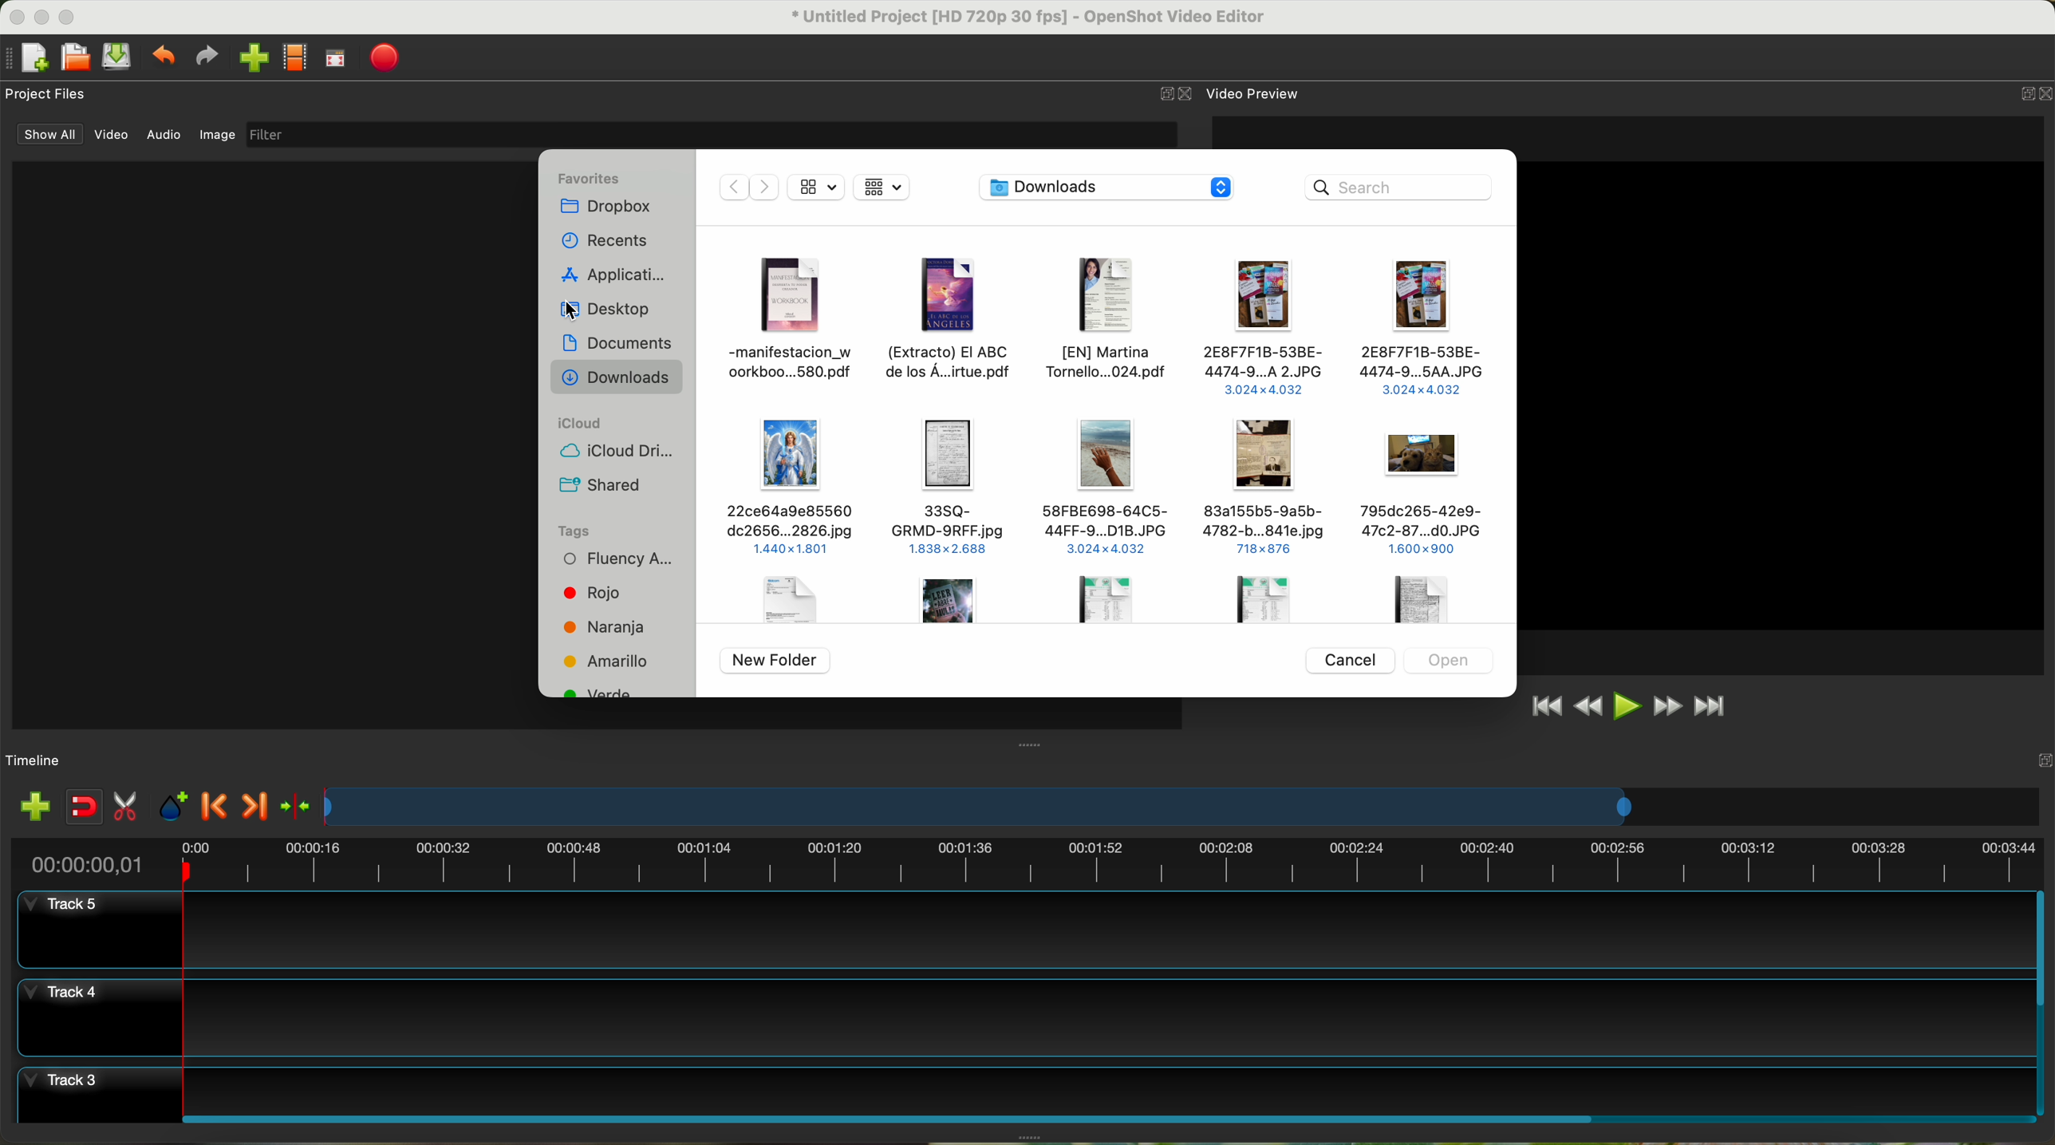  I want to click on navigate arrows, so click(745, 186).